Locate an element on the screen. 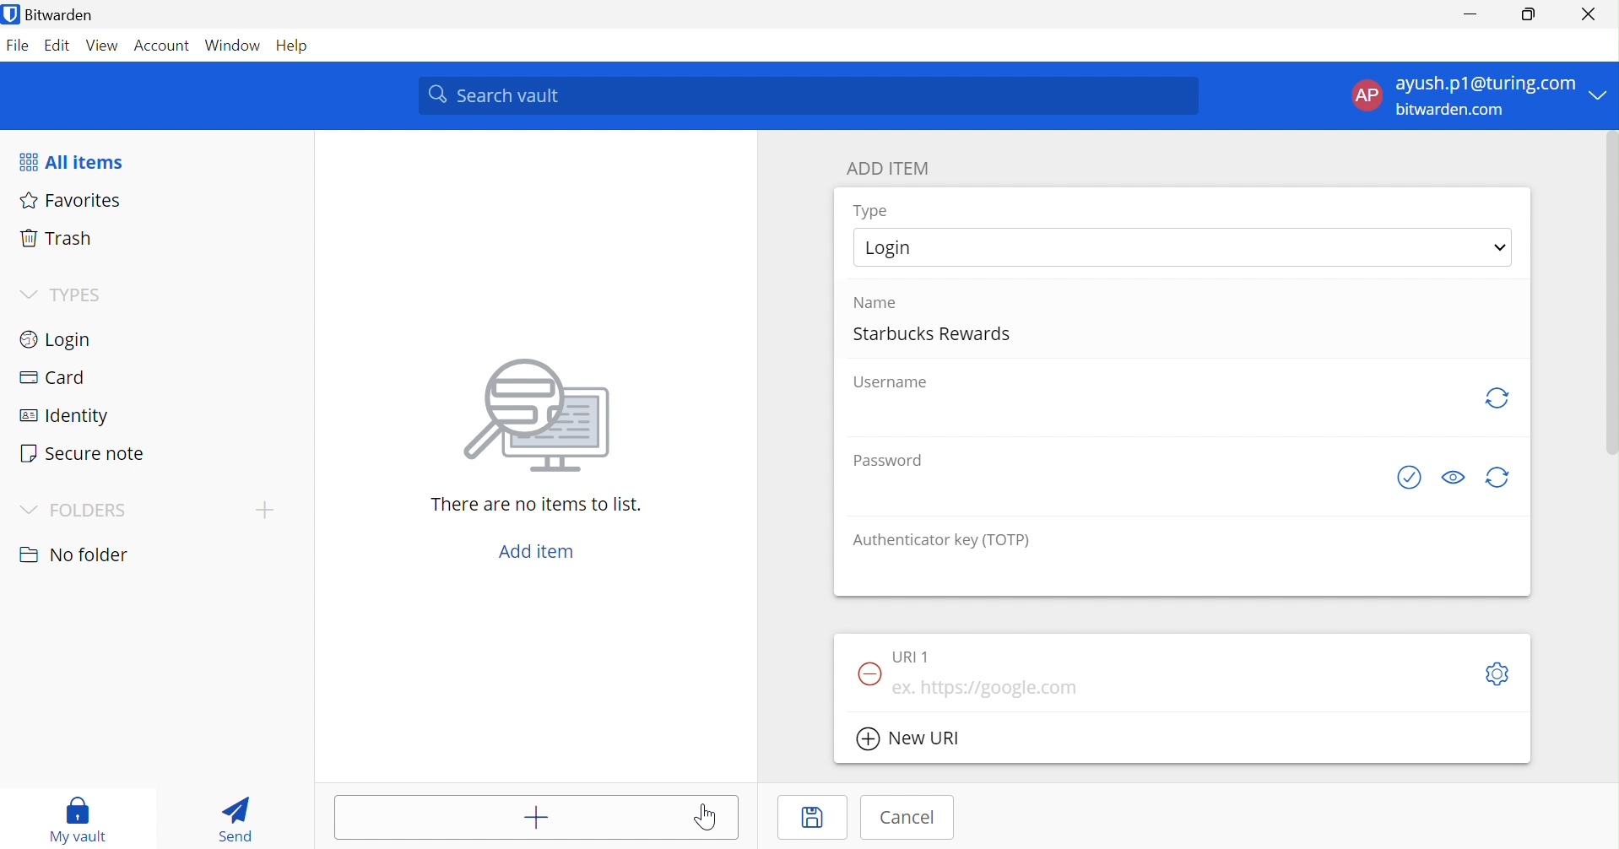 The image size is (1619, 849). No folder is located at coordinates (75, 557).